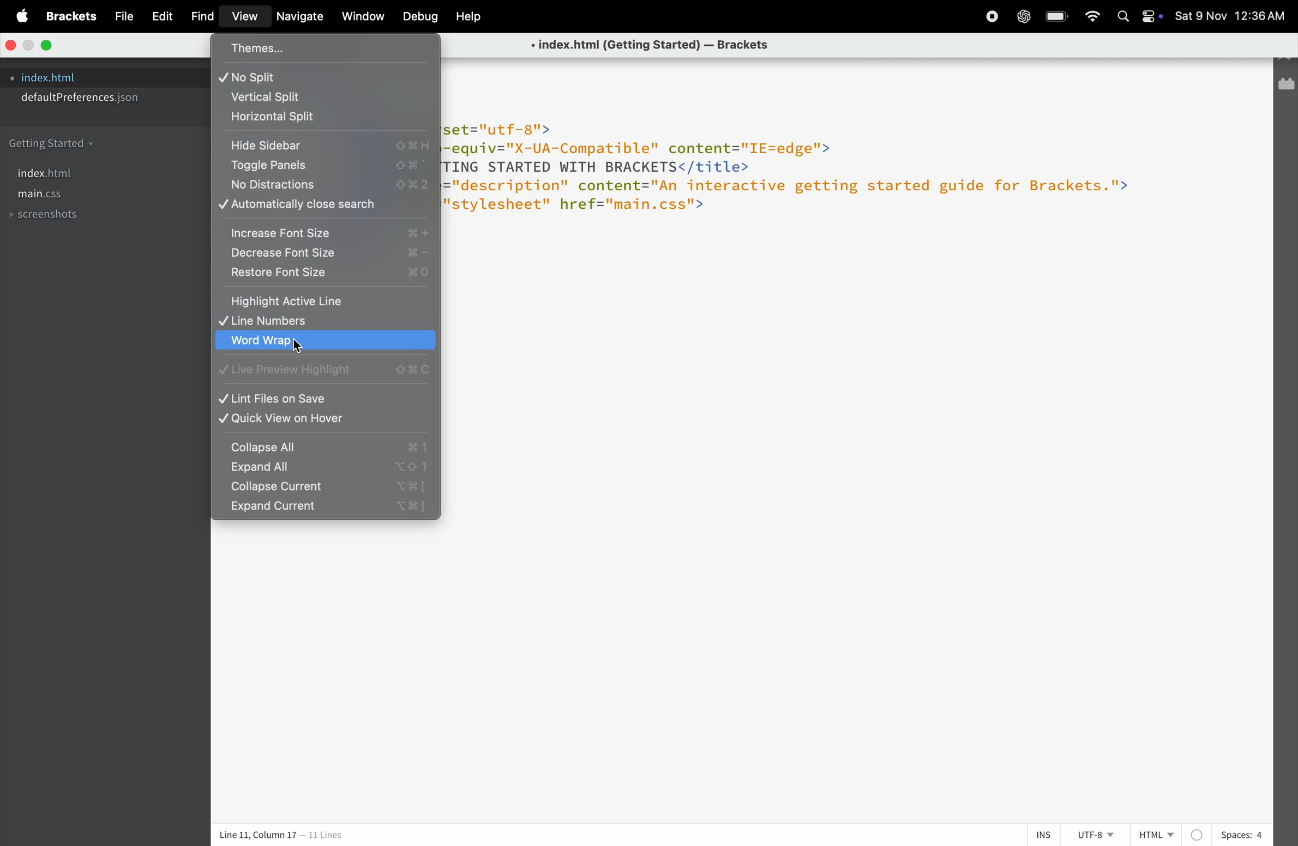  What do you see at coordinates (49, 45) in the screenshot?
I see `maximize` at bounding box center [49, 45].